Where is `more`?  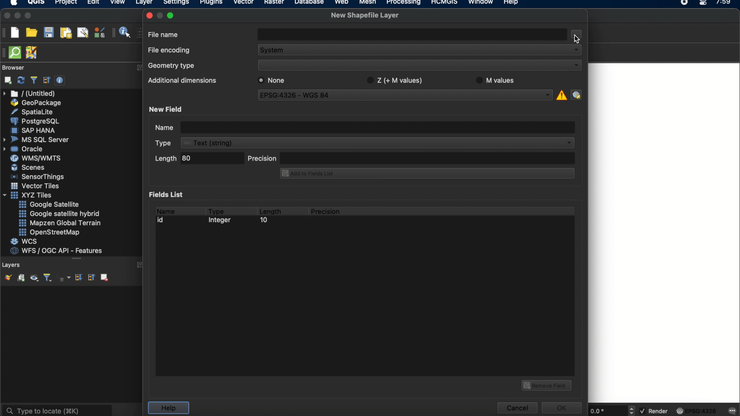 more is located at coordinates (78, 260).